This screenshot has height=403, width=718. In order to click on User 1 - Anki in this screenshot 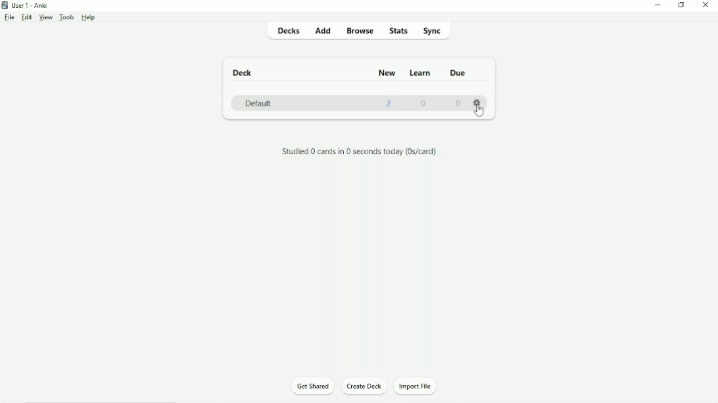, I will do `click(29, 5)`.